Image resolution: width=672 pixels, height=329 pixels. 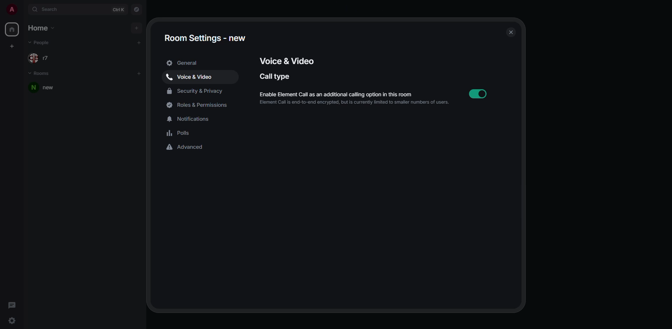 What do you see at coordinates (12, 10) in the screenshot?
I see `profile` at bounding box center [12, 10].